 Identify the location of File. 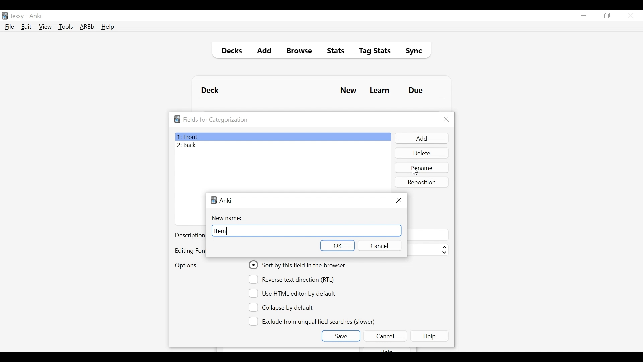
(10, 27).